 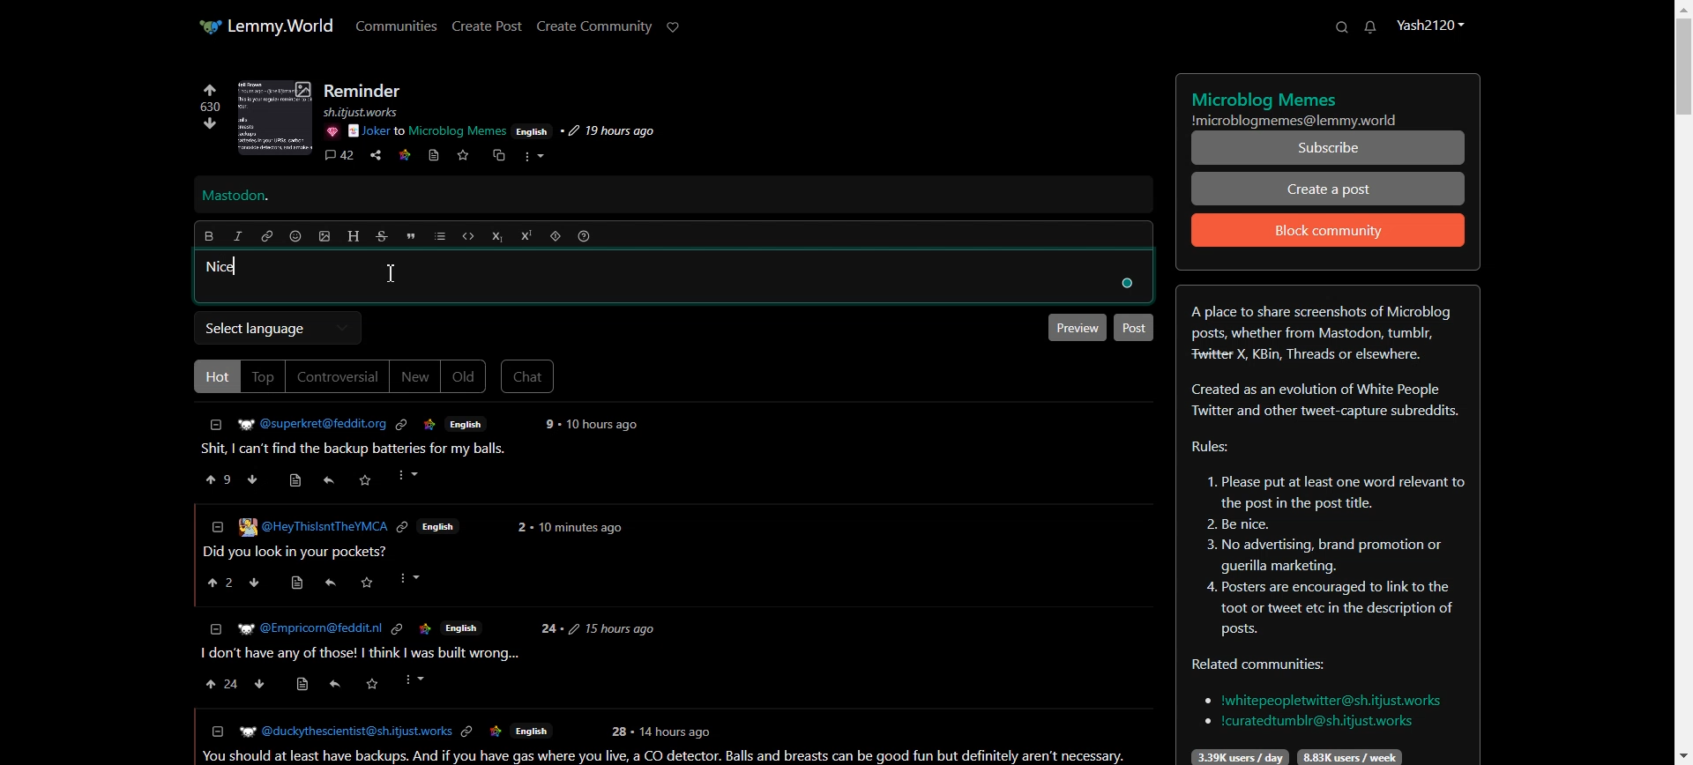 What do you see at coordinates (496, 732) in the screenshot?
I see `` at bounding box center [496, 732].